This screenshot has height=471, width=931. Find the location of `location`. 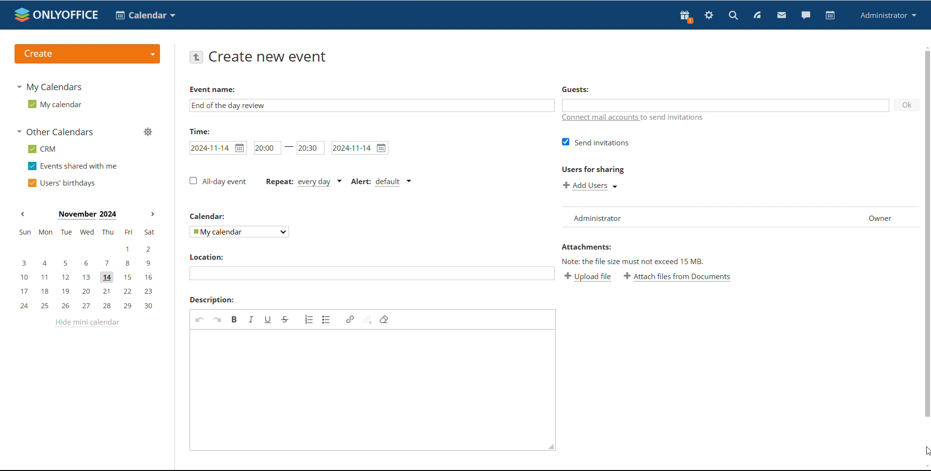

location is located at coordinates (206, 257).